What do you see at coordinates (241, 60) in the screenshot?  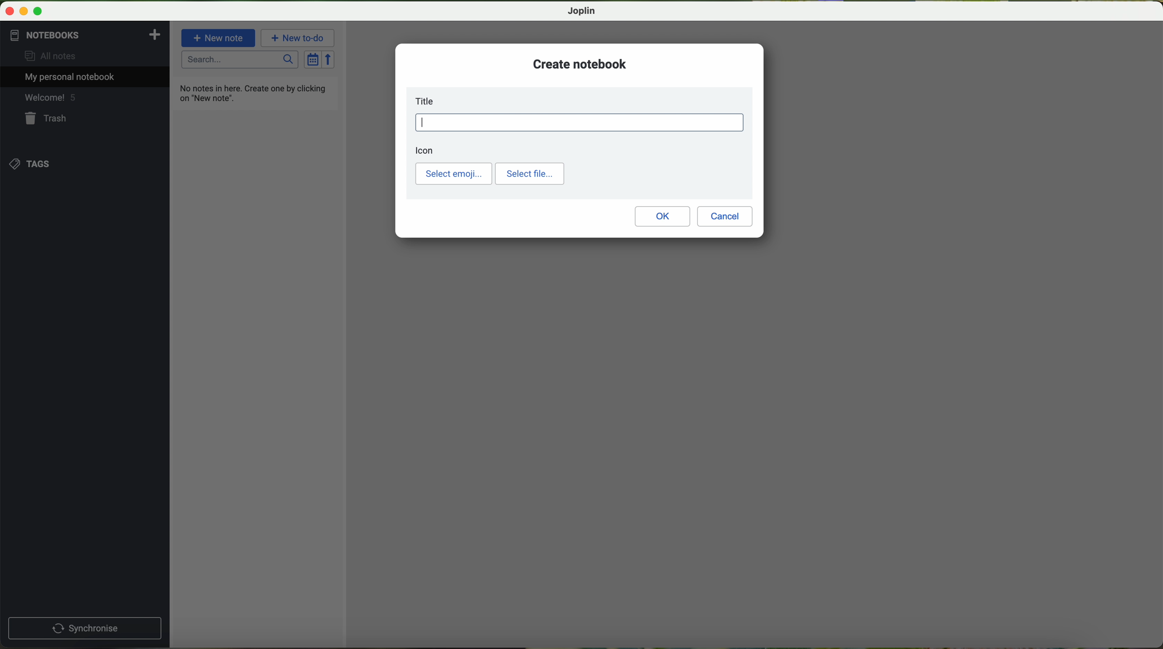 I see `search bar` at bounding box center [241, 60].